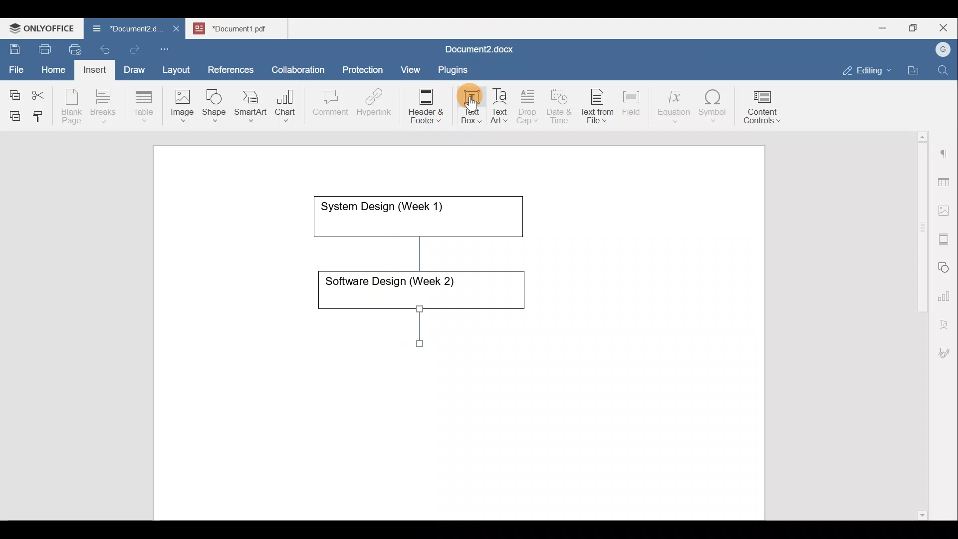  I want to click on Protection, so click(366, 68).